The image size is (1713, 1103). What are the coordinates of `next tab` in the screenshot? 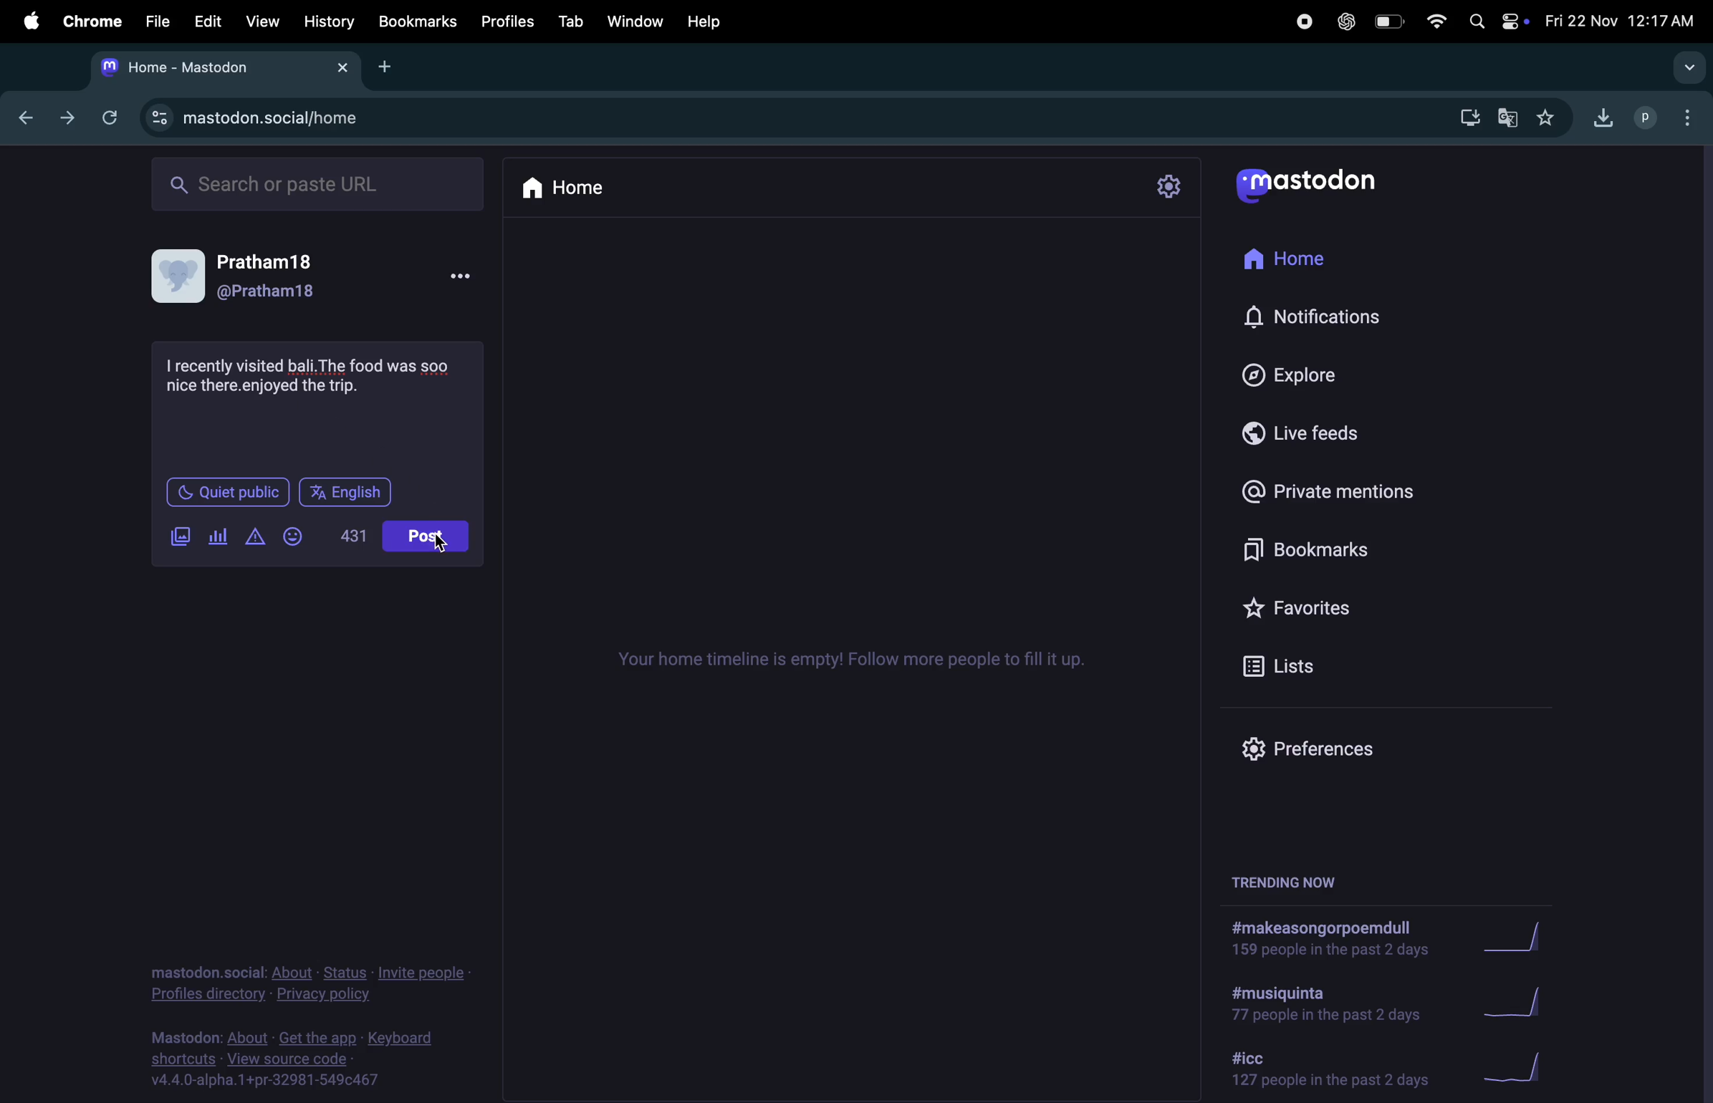 It's located at (62, 118).